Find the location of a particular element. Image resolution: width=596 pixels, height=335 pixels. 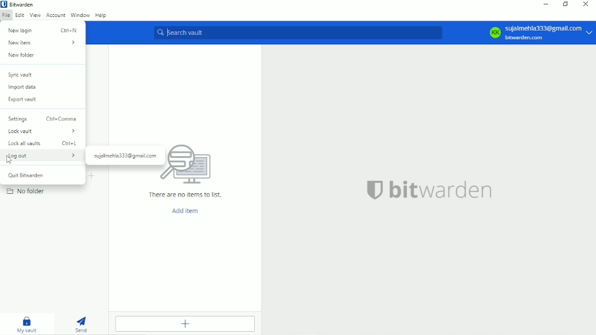

There are no items to list is located at coordinates (186, 195).